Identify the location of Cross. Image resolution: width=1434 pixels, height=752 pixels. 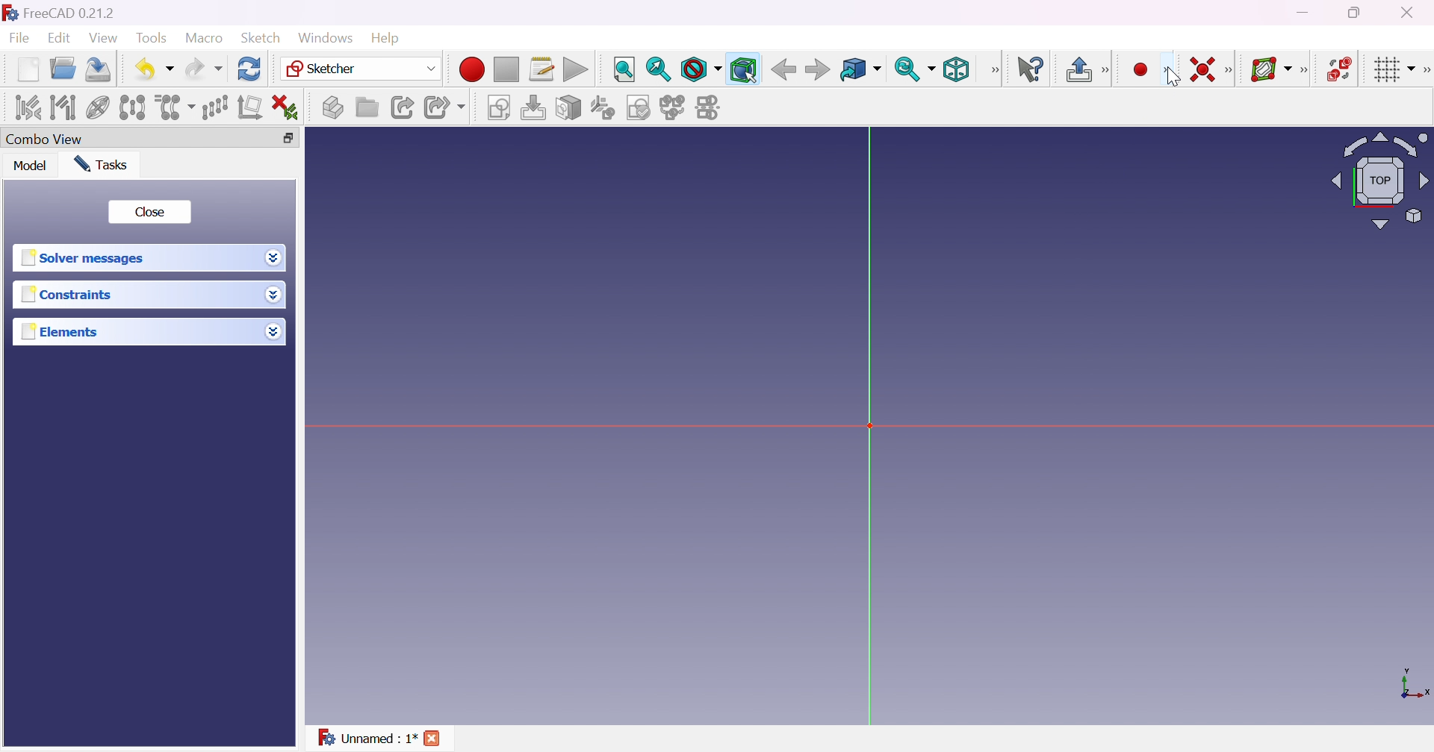
(431, 738).